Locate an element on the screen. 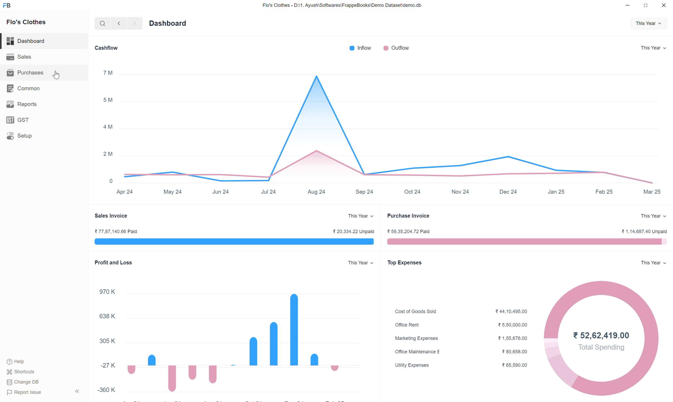 The height and width of the screenshot is (402, 673). 59,35,204.72 Paid is located at coordinates (408, 231).